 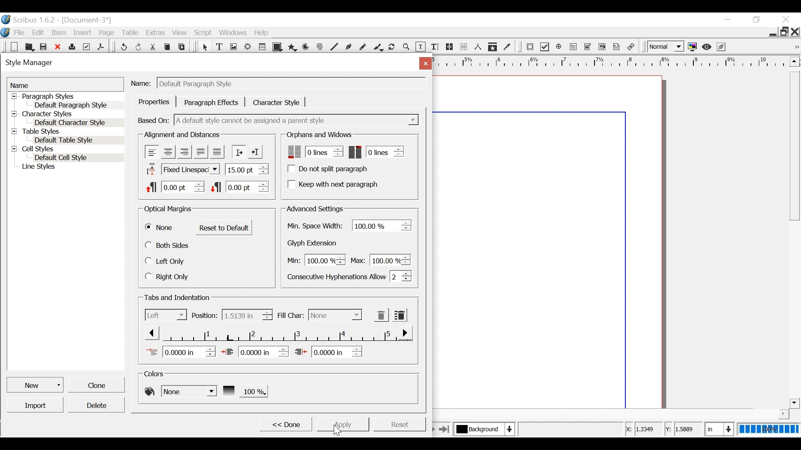 I want to click on Background color, so click(x=180, y=390).